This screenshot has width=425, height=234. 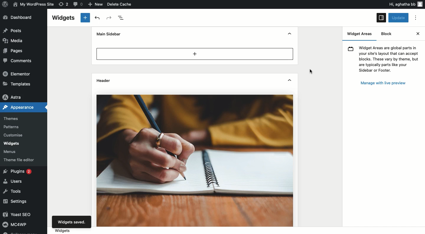 I want to click on Redo, so click(x=109, y=18).